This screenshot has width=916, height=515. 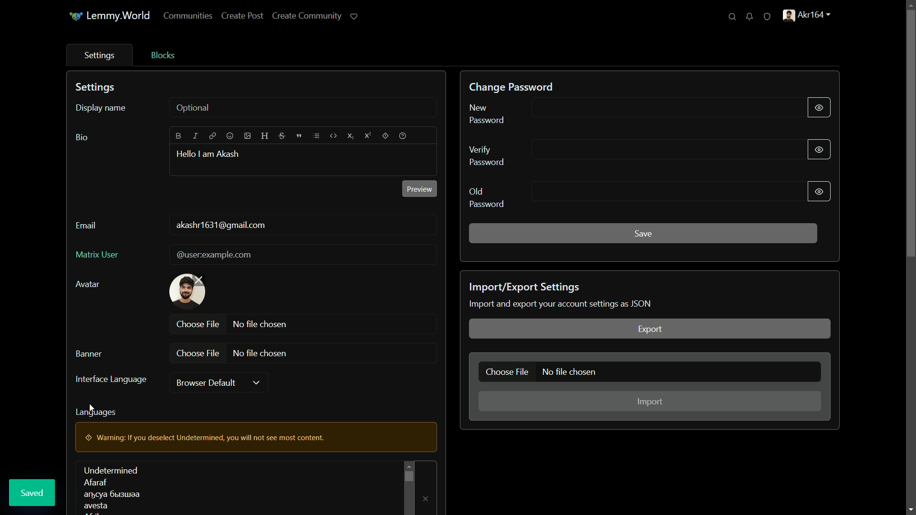 What do you see at coordinates (91, 409) in the screenshot?
I see `cursor` at bounding box center [91, 409].